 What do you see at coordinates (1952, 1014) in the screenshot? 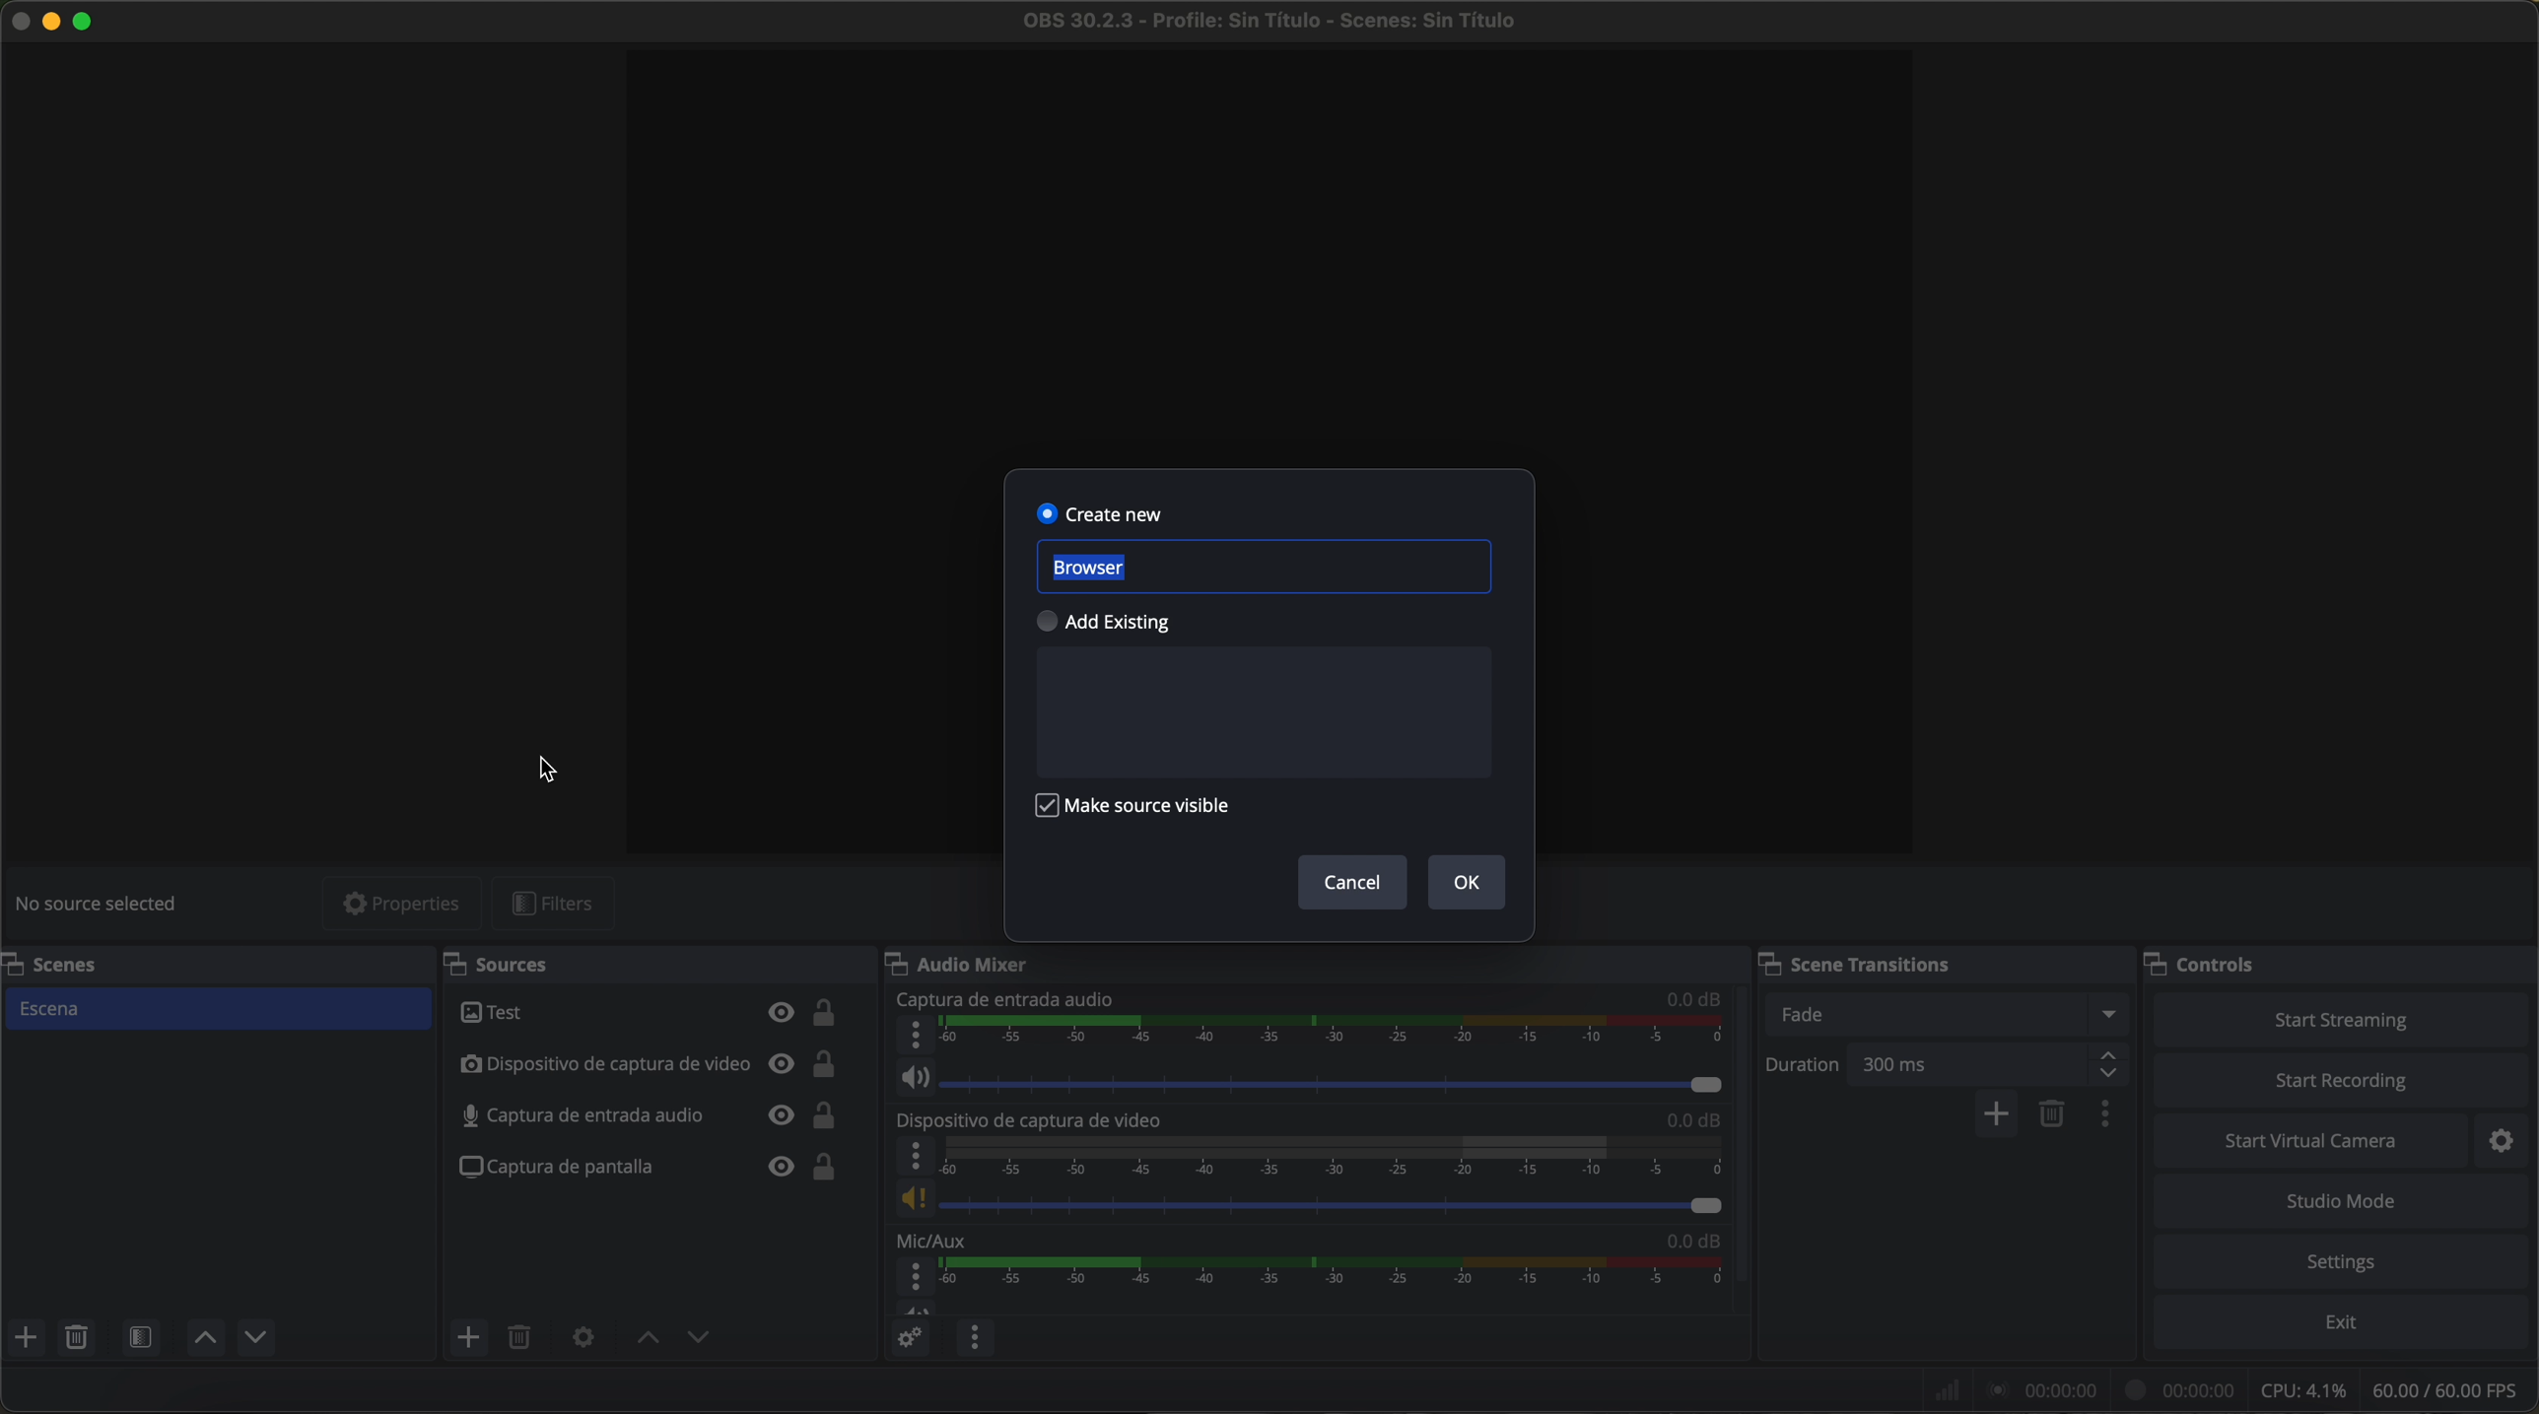
I see `fade` at bounding box center [1952, 1014].